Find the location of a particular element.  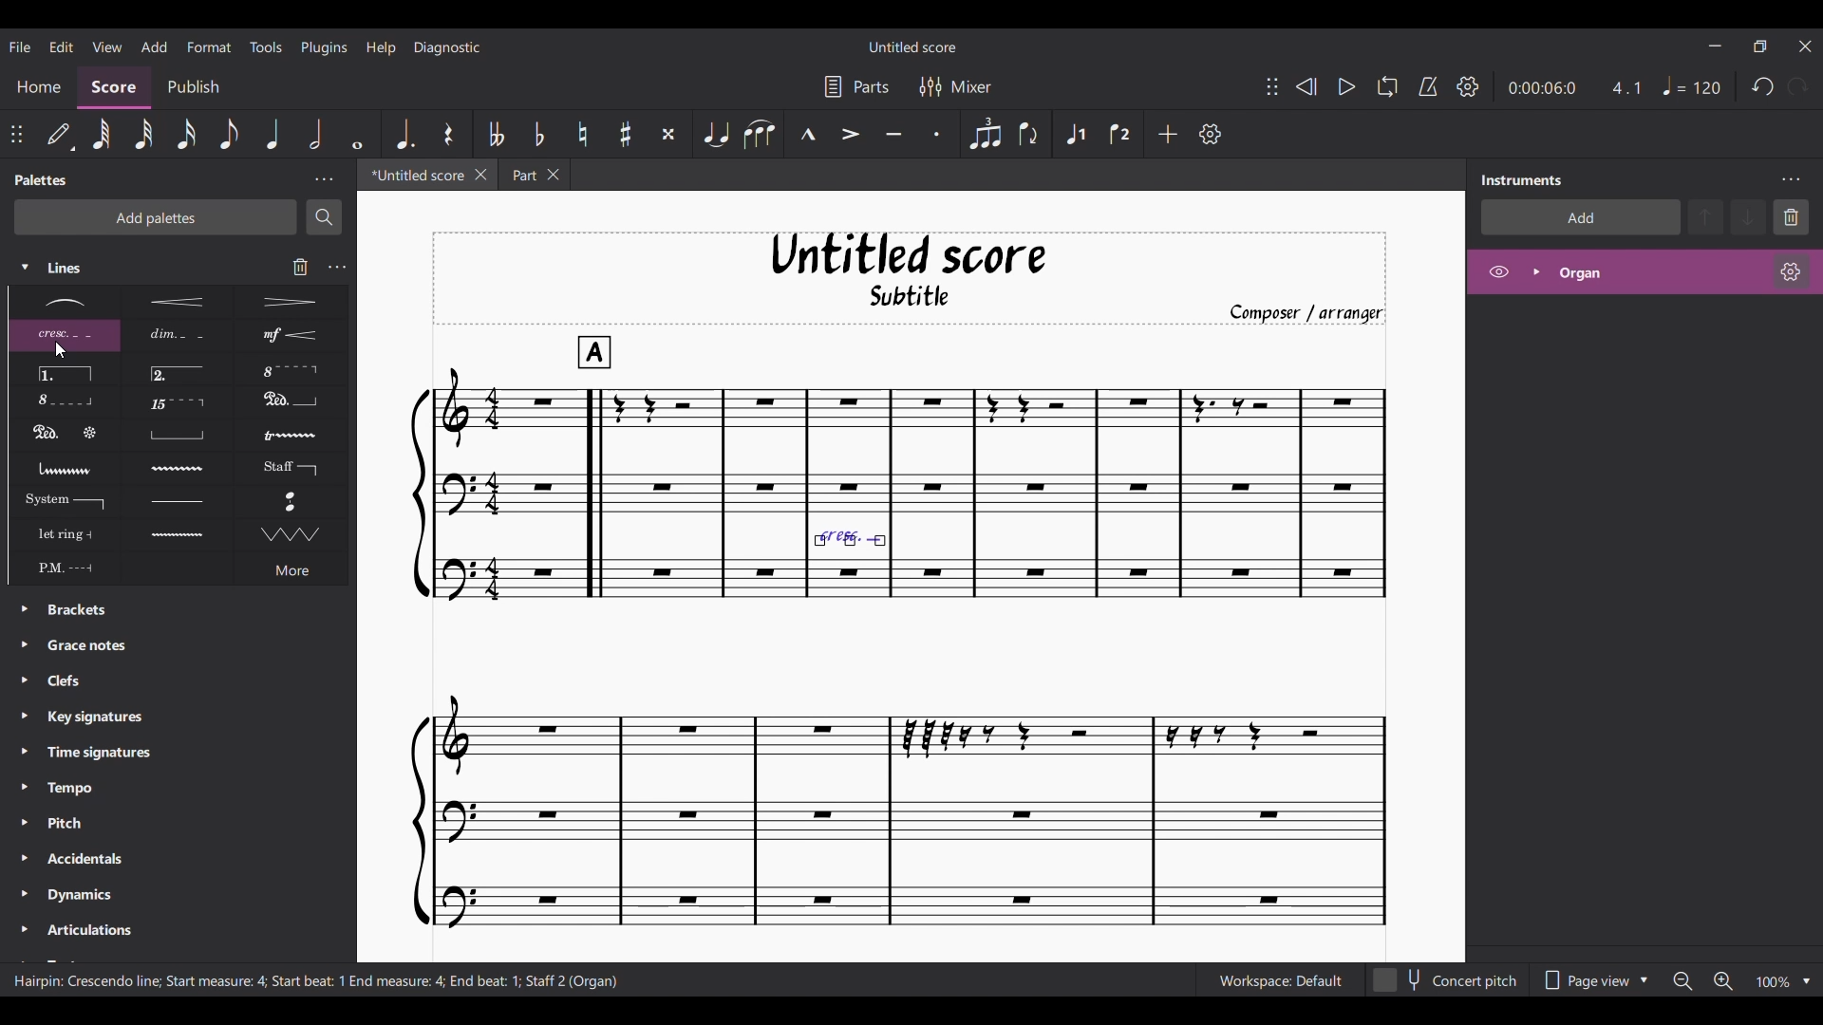

Score title is located at coordinates (913, 47).